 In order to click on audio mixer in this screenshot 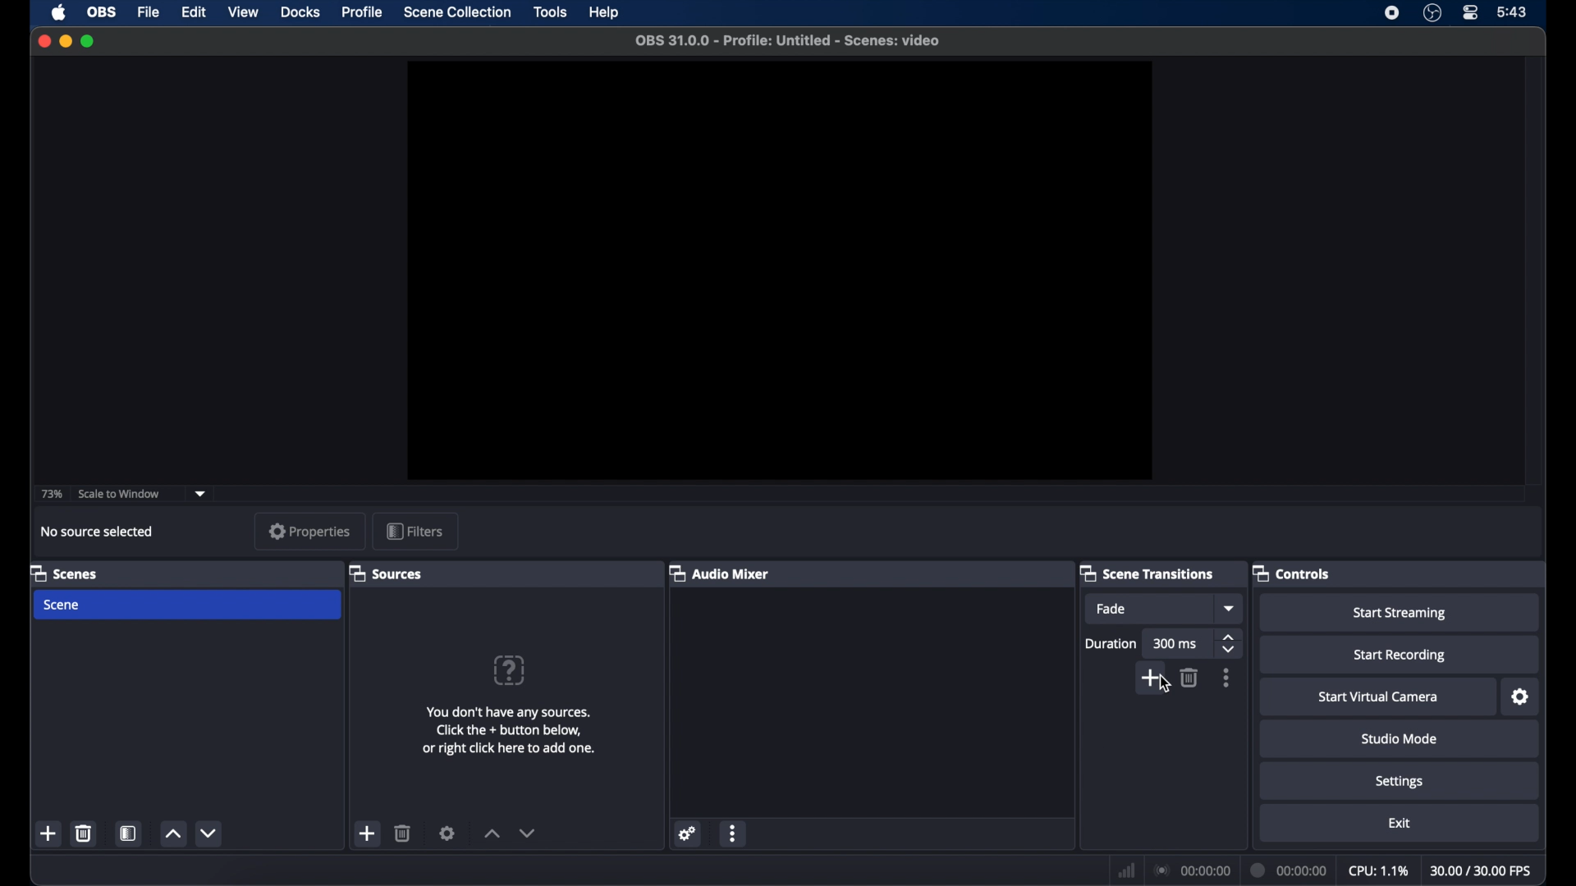, I will do `click(720, 573)`.